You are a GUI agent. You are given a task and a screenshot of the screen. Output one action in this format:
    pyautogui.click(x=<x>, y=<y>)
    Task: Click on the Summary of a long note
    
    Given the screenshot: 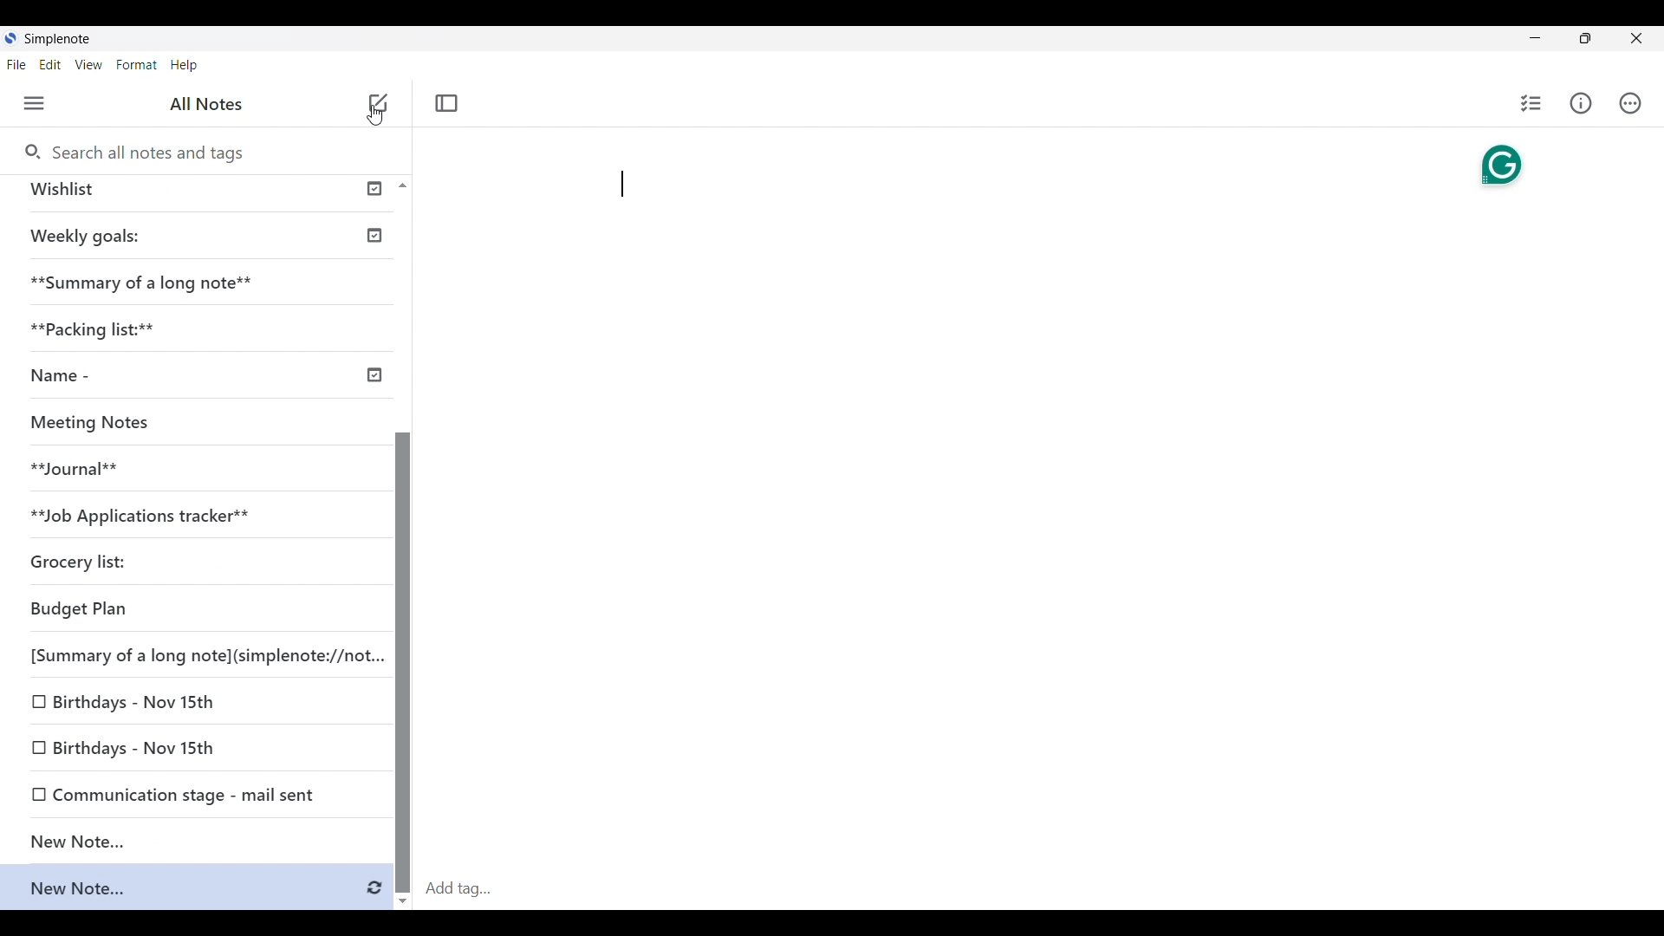 What is the action you would take?
    pyautogui.click(x=139, y=284)
    